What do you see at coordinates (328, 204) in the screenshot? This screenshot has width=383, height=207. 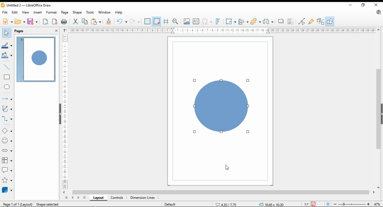 I see `fit page to window` at bounding box center [328, 204].